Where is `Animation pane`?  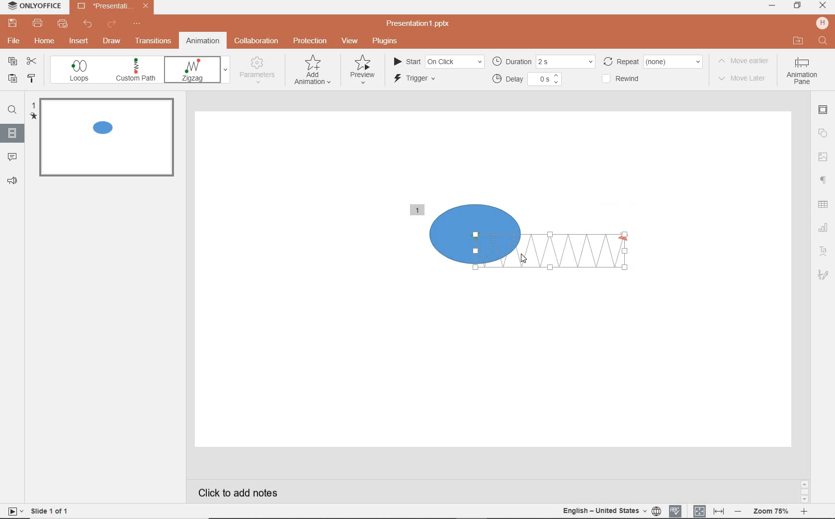 Animation pane is located at coordinates (802, 72).